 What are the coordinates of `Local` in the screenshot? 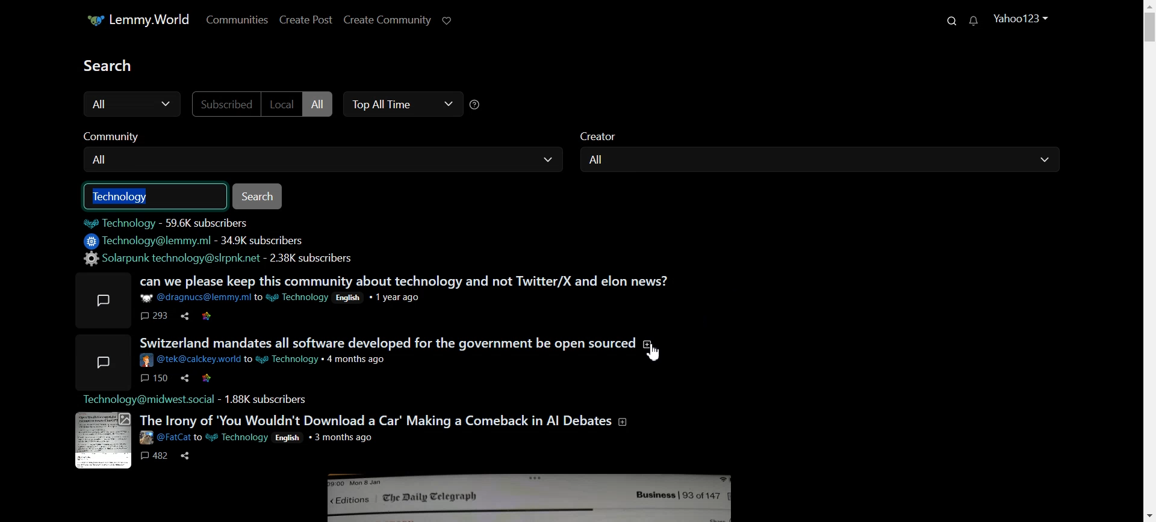 It's located at (282, 104).